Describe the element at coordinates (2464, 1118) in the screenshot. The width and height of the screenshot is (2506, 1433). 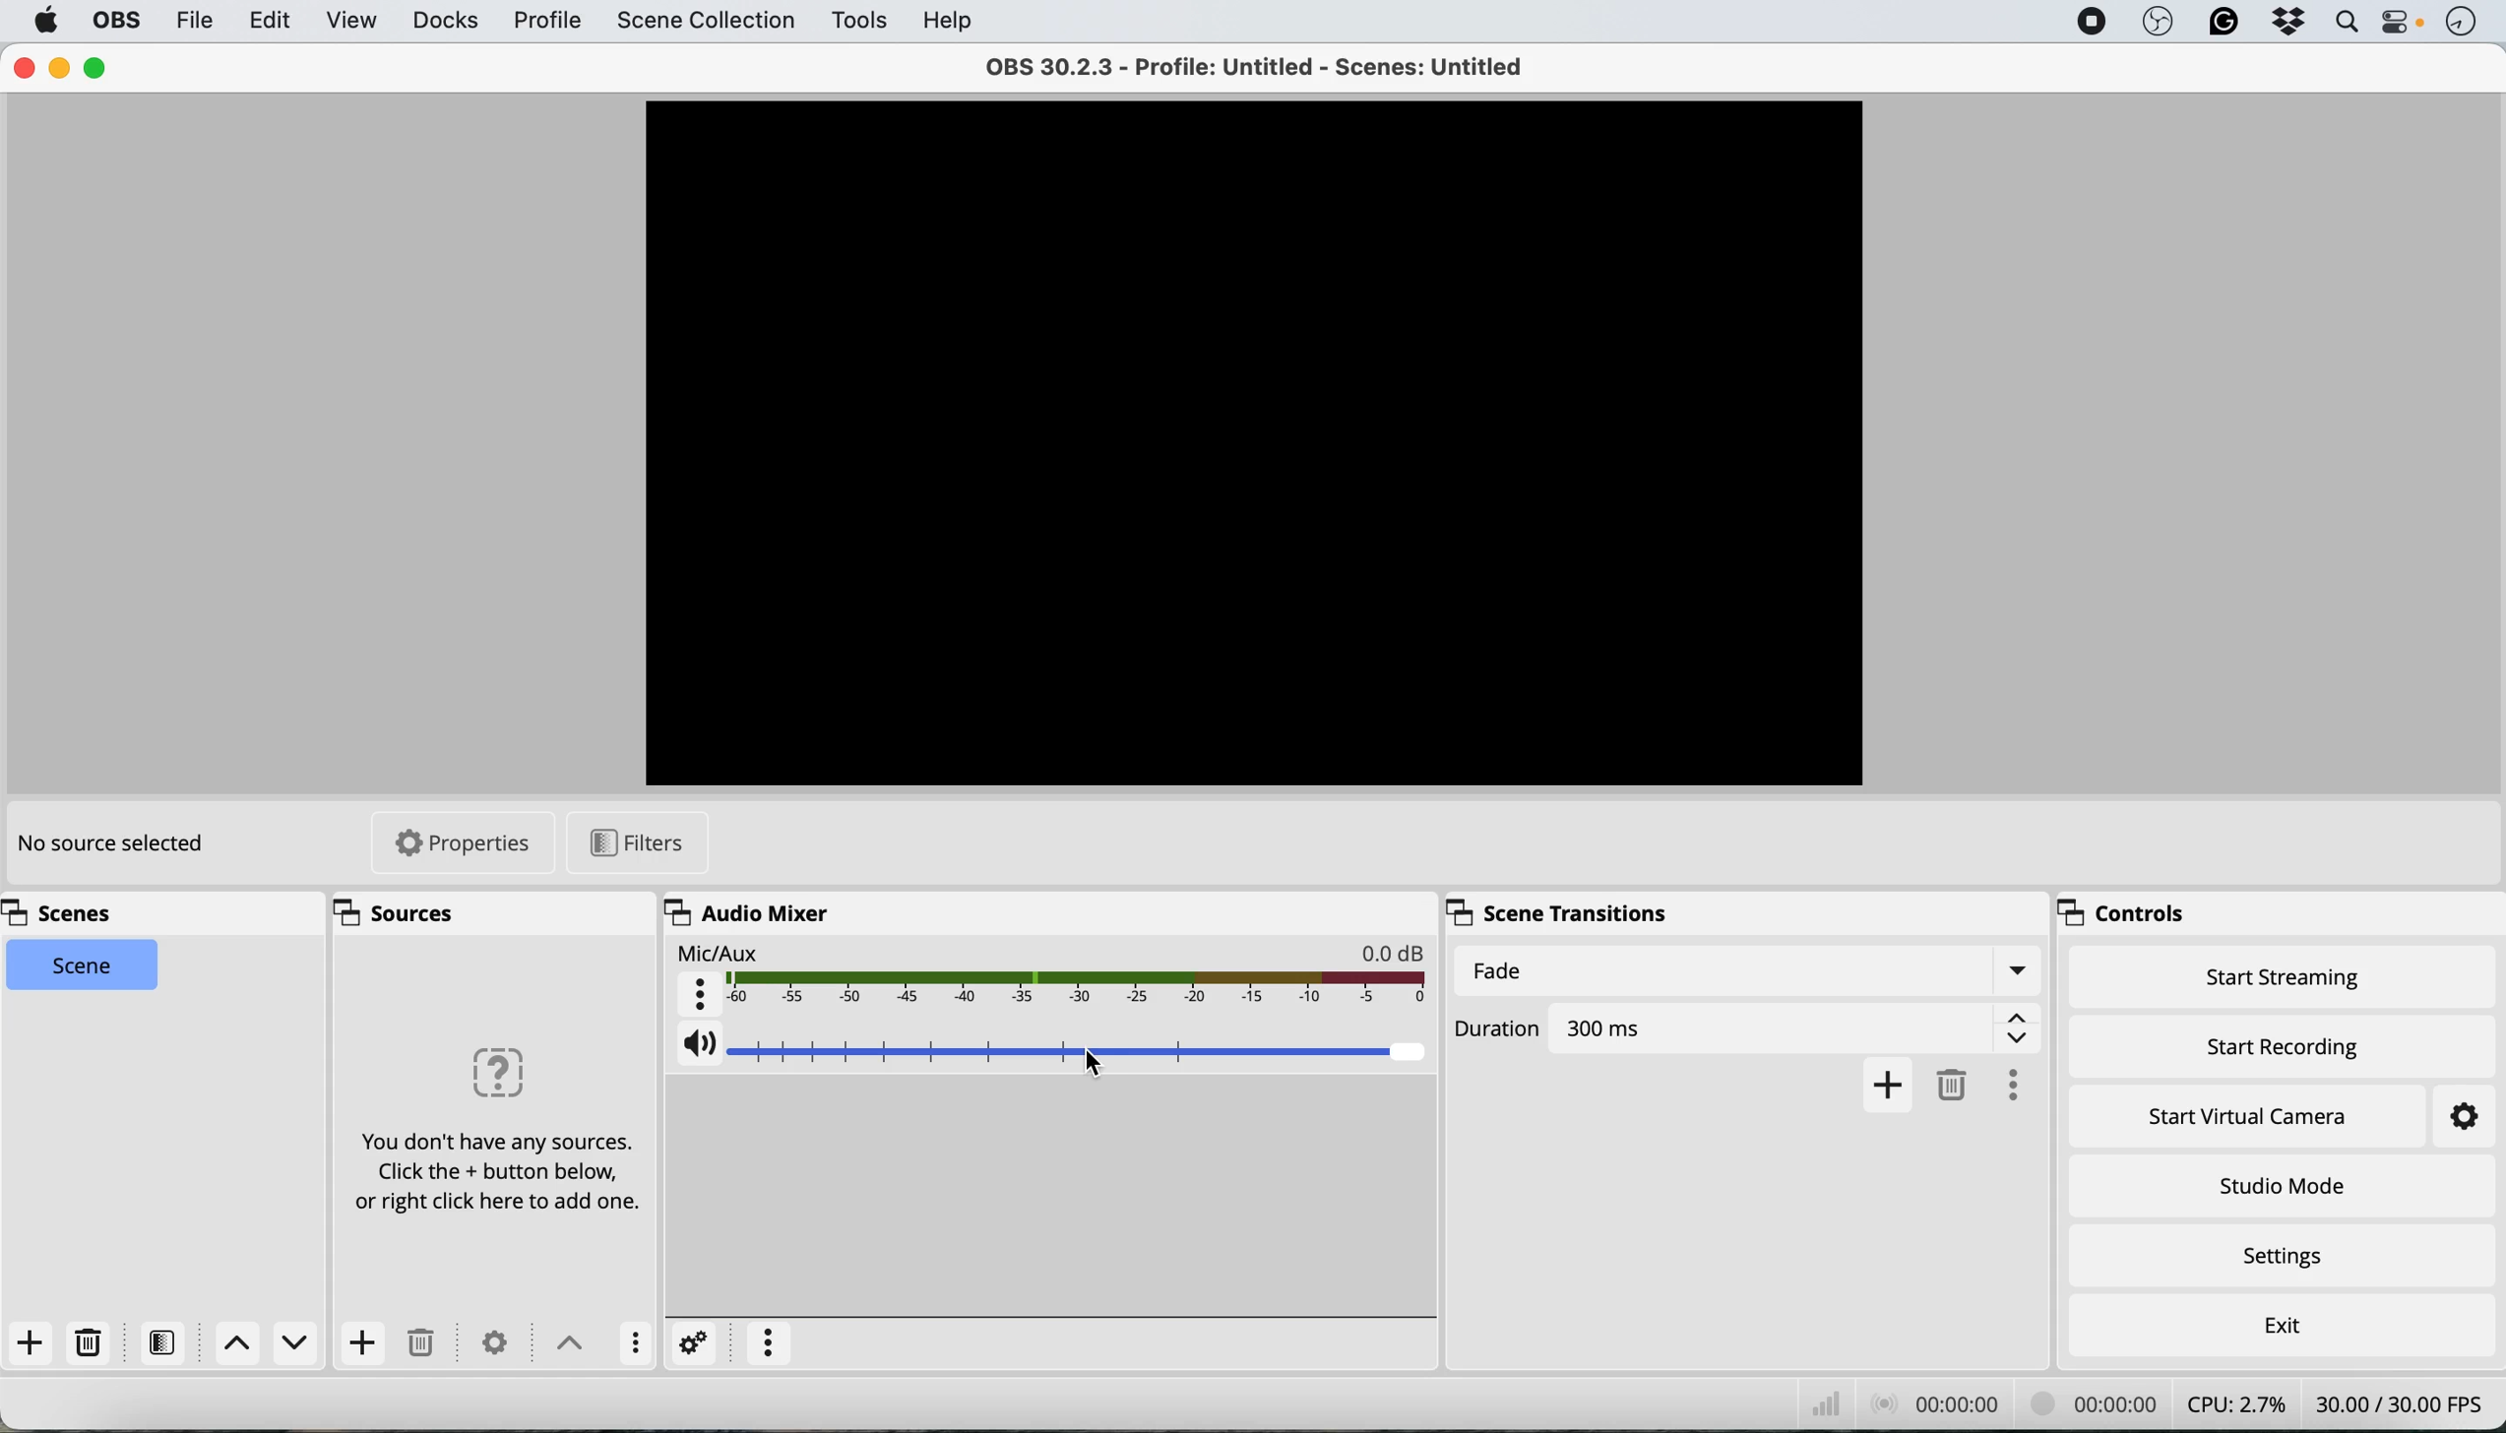
I see `settings` at that location.